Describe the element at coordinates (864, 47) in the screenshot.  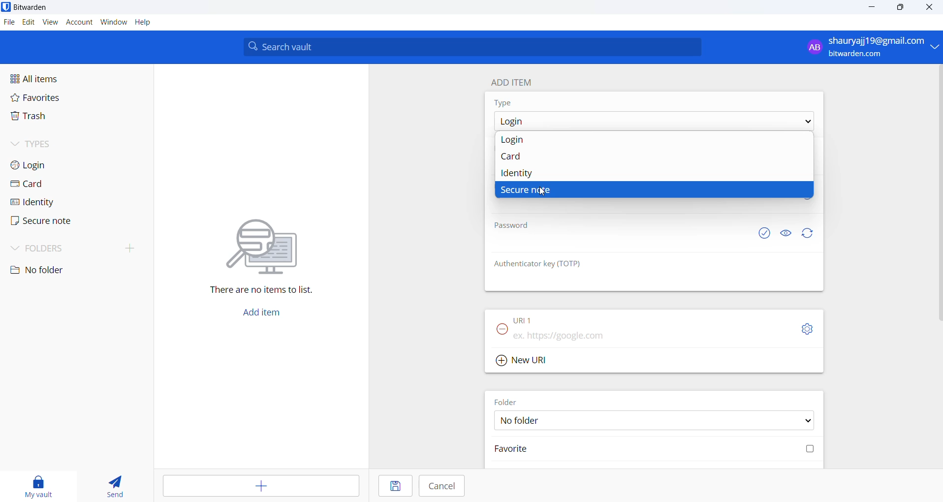
I see `login email` at that location.